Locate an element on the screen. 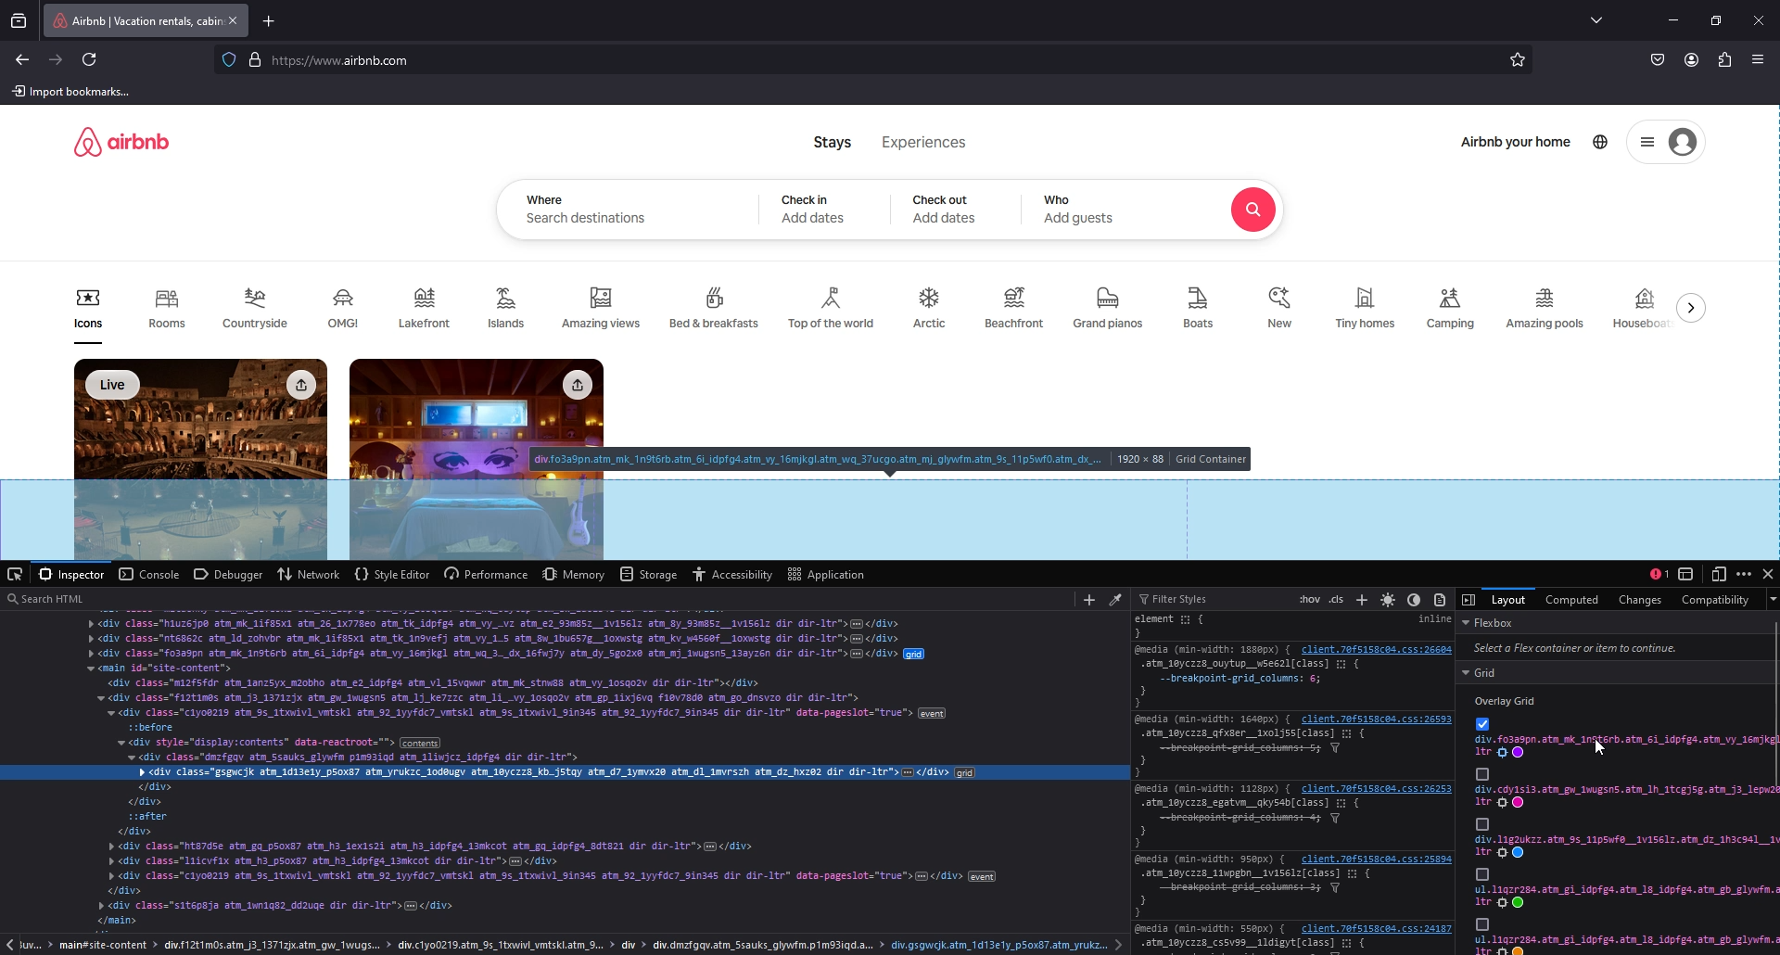 This screenshot has width=1780, height=955. Checkbox  is located at coordinates (1481, 723).